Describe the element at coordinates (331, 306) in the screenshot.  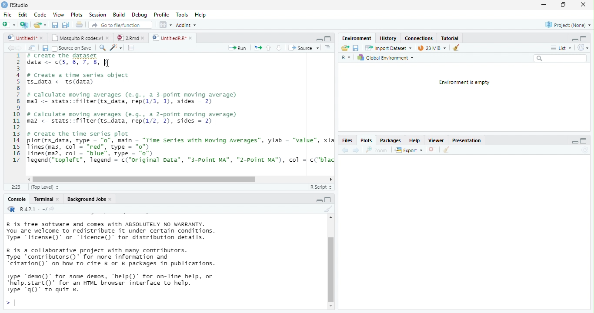
I see `scrollbar down` at that location.